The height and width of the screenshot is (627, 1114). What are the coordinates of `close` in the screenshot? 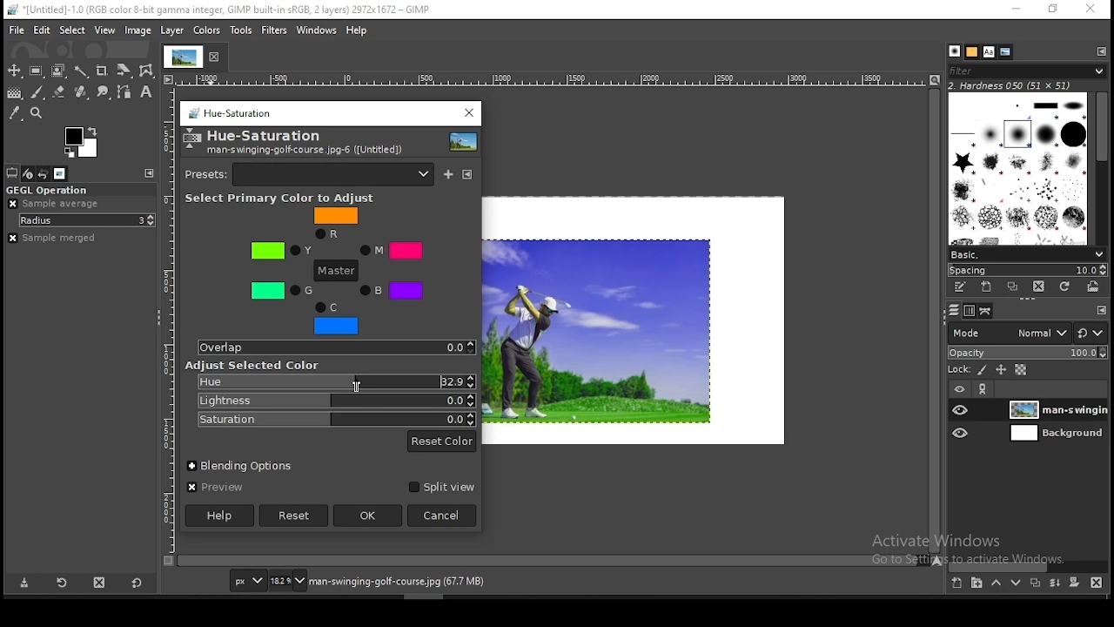 It's located at (217, 61).